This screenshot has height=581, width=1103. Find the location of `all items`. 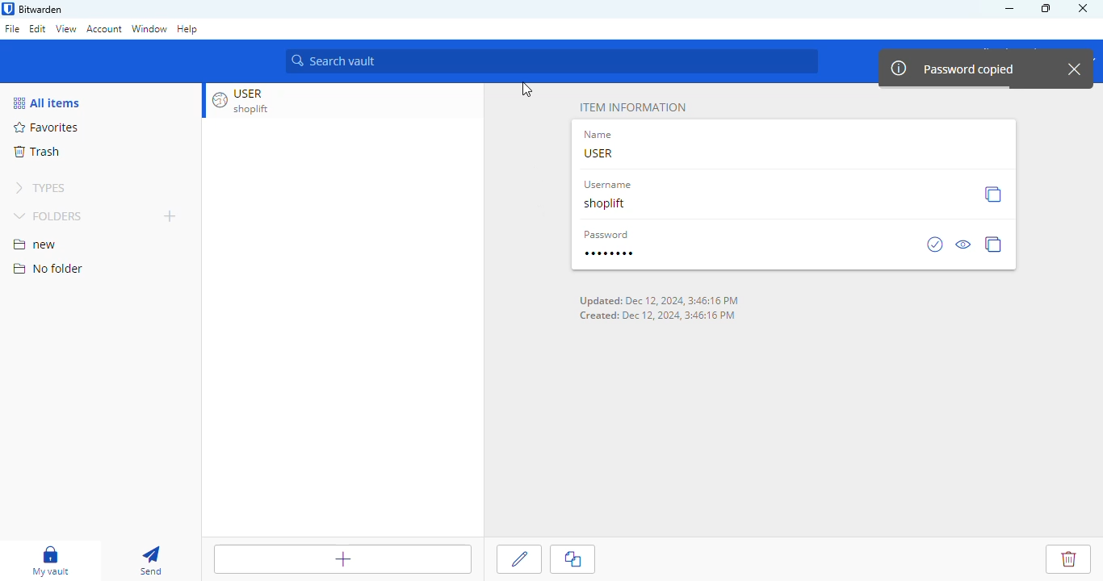

all items is located at coordinates (48, 103).